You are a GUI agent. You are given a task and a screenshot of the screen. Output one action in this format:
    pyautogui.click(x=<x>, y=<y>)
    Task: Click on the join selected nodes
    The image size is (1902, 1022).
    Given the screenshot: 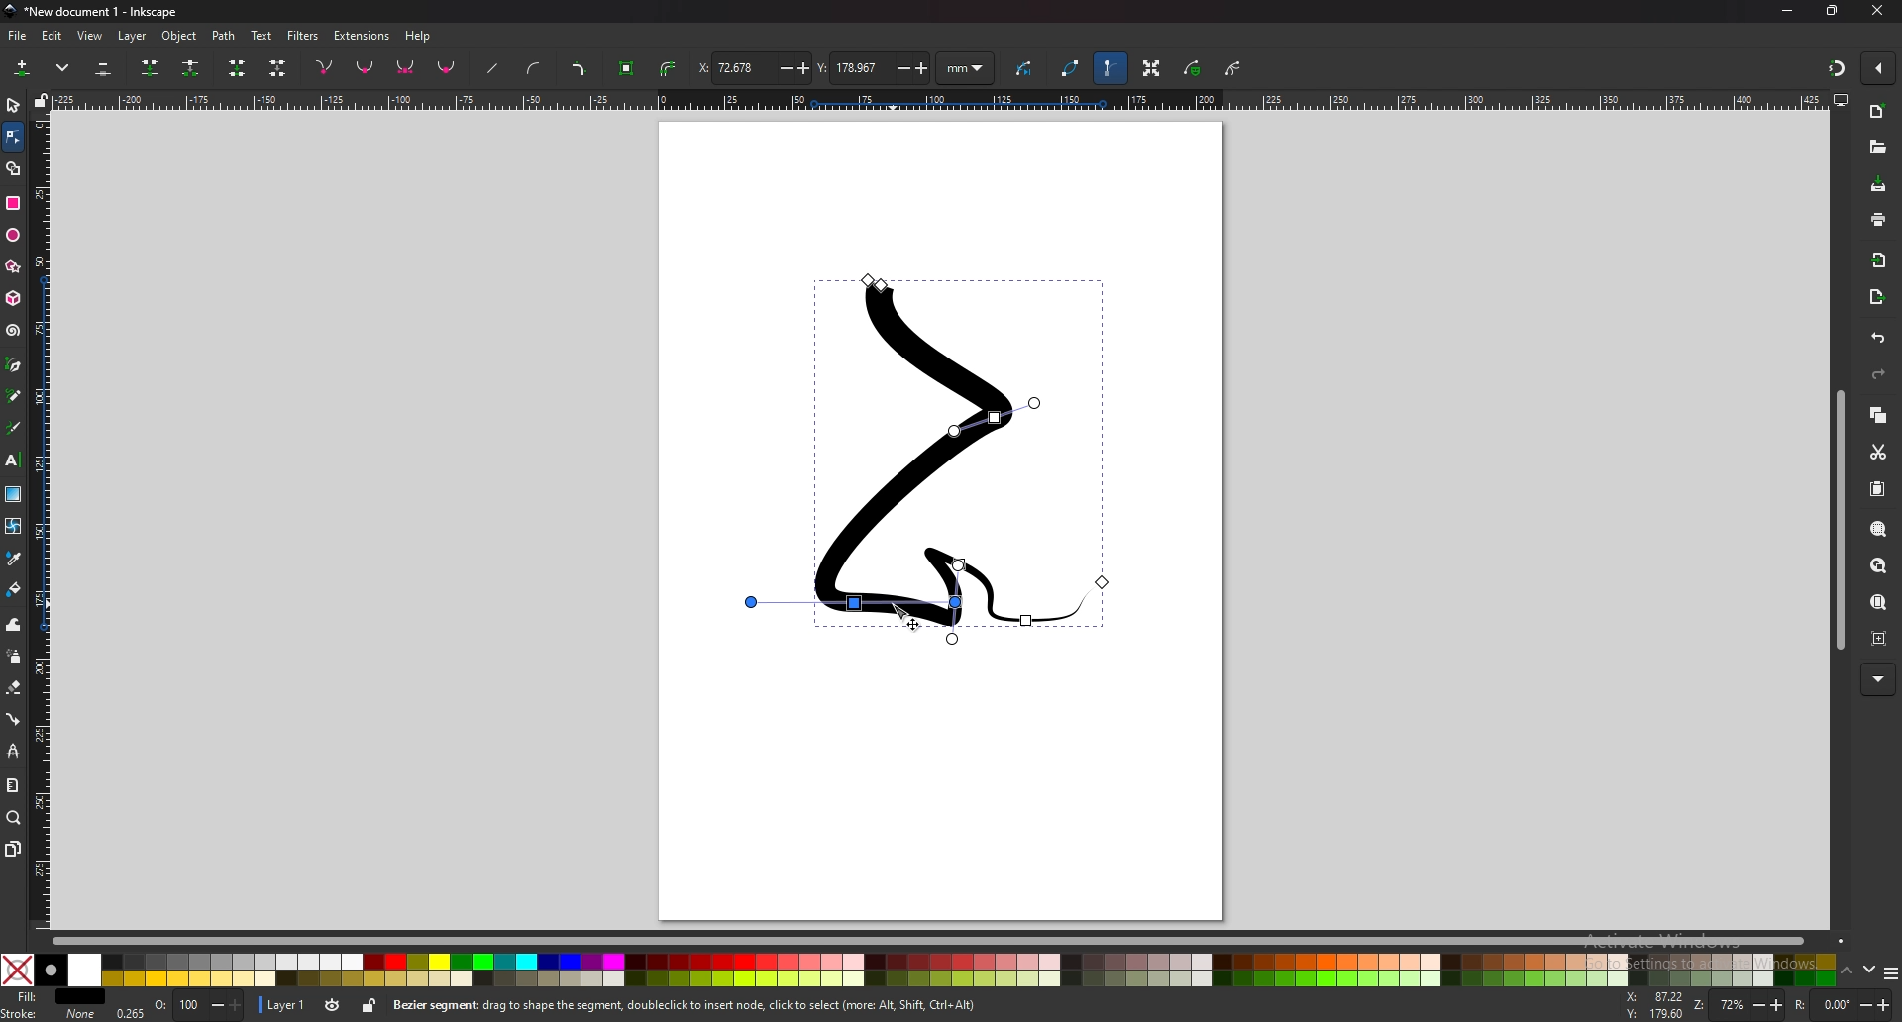 What is the action you would take?
    pyautogui.click(x=151, y=68)
    